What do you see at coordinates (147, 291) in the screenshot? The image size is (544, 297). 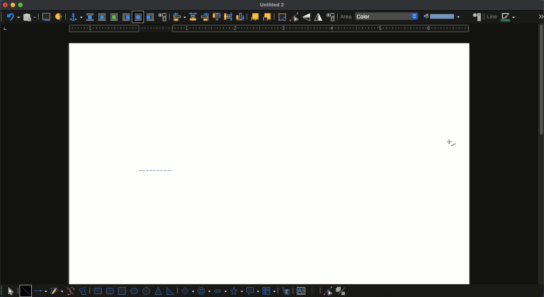 I see `circle` at bounding box center [147, 291].